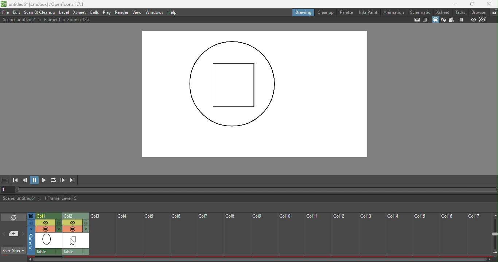 This screenshot has width=498, height=262. I want to click on Lock toggle, so click(59, 223).